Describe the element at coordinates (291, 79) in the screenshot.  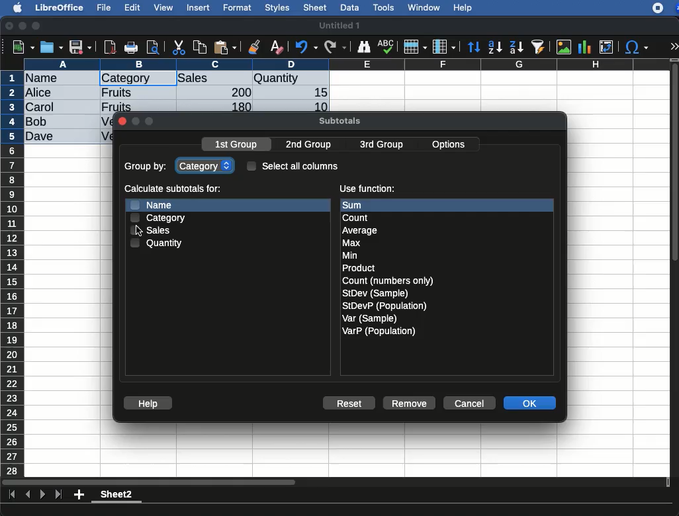
I see `quantity` at that location.